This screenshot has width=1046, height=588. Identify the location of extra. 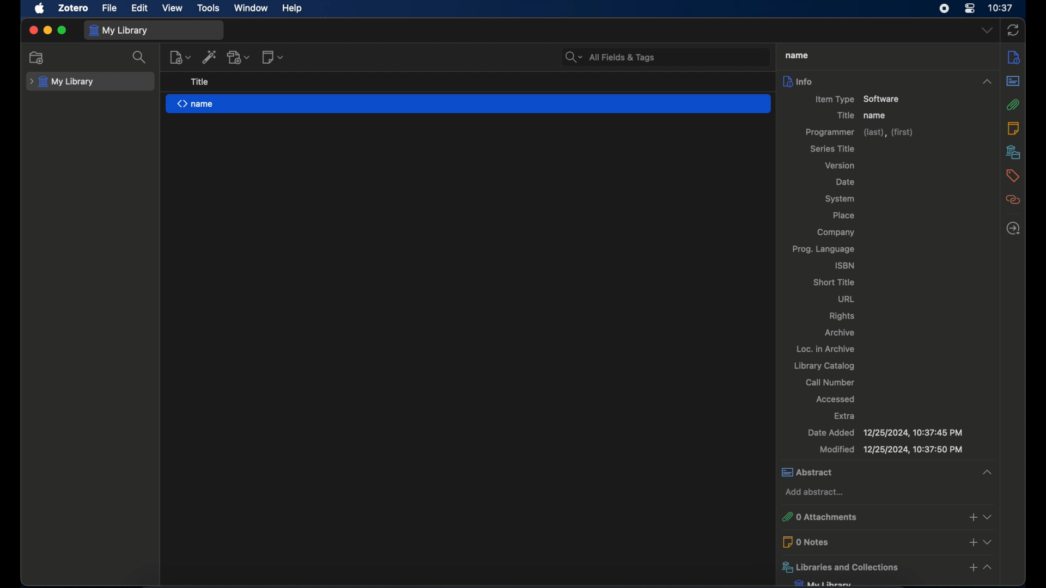
(846, 415).